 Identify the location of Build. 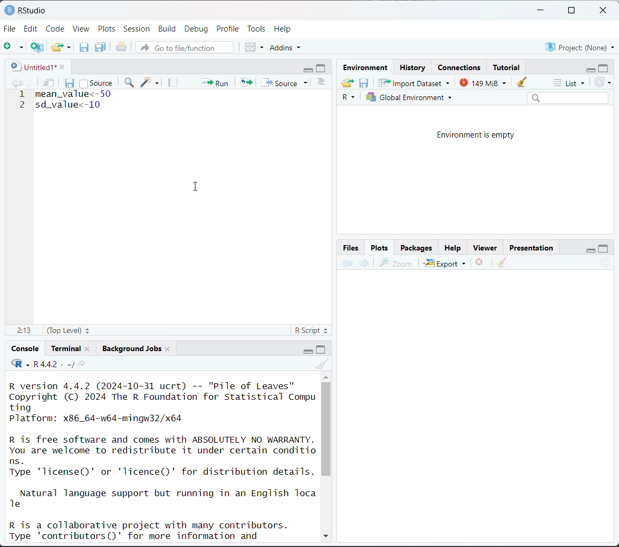
(169, 29).